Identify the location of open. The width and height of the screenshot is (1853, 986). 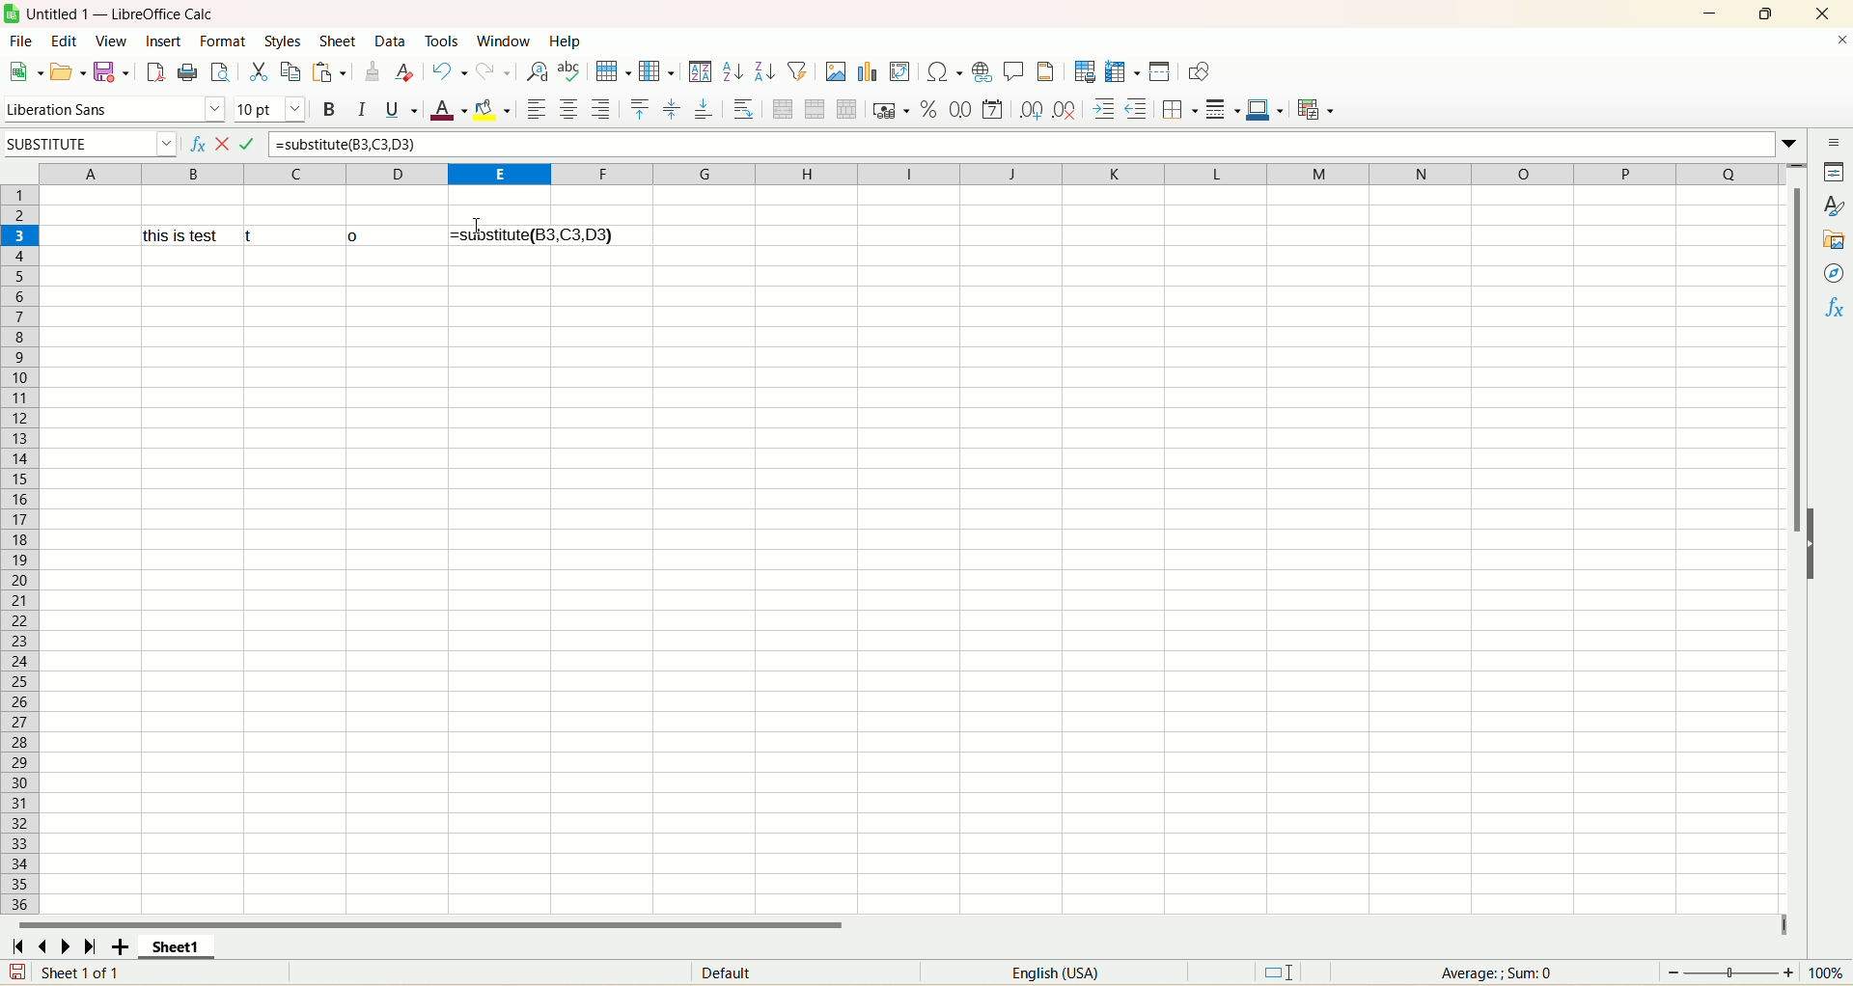
(65, 73).